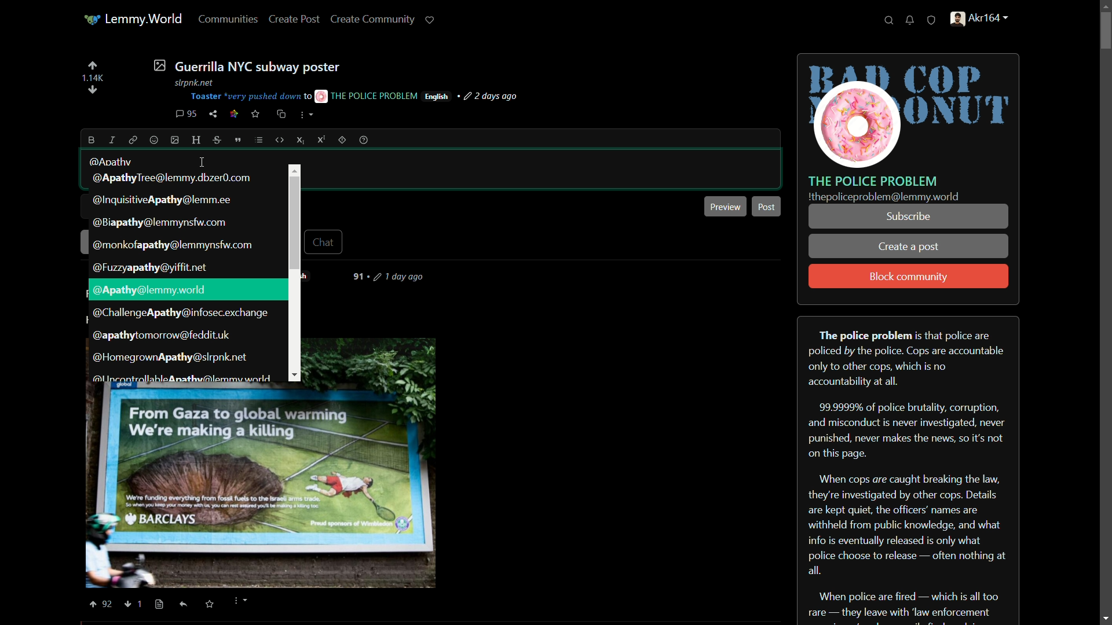 This screenshot has height=625, width=1112. I want to click on , so click(159, 605).